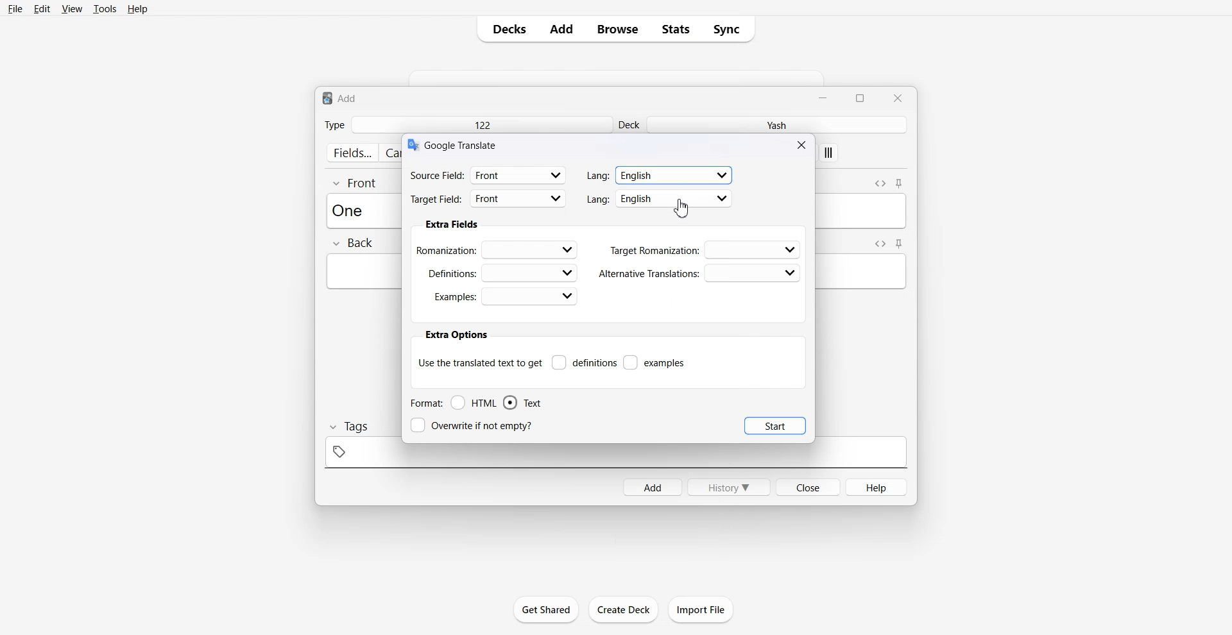 This screenshot has height=635, width=1232. What do you see at coordinates (618, 29) in the screenshot?
I see `Browse` at bounding box center [618, 29].